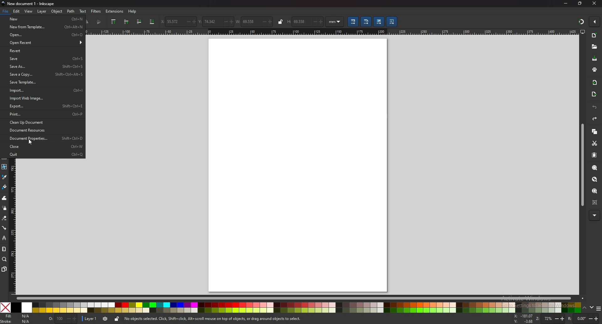 The height and width of the screenshot is (324, 602). What do you see at coordinates (593, 22) in the screenshot?
I see `enable snapping` at bounding box center [593, 22].